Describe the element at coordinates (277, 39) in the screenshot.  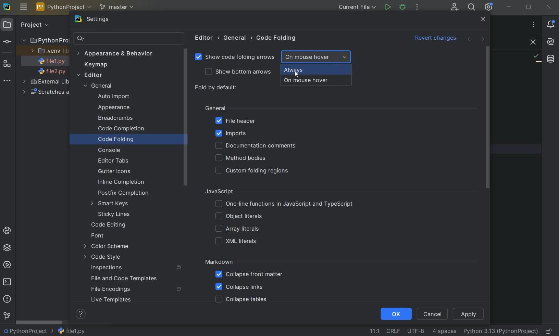
I see `CODE FOLDING` at that location.